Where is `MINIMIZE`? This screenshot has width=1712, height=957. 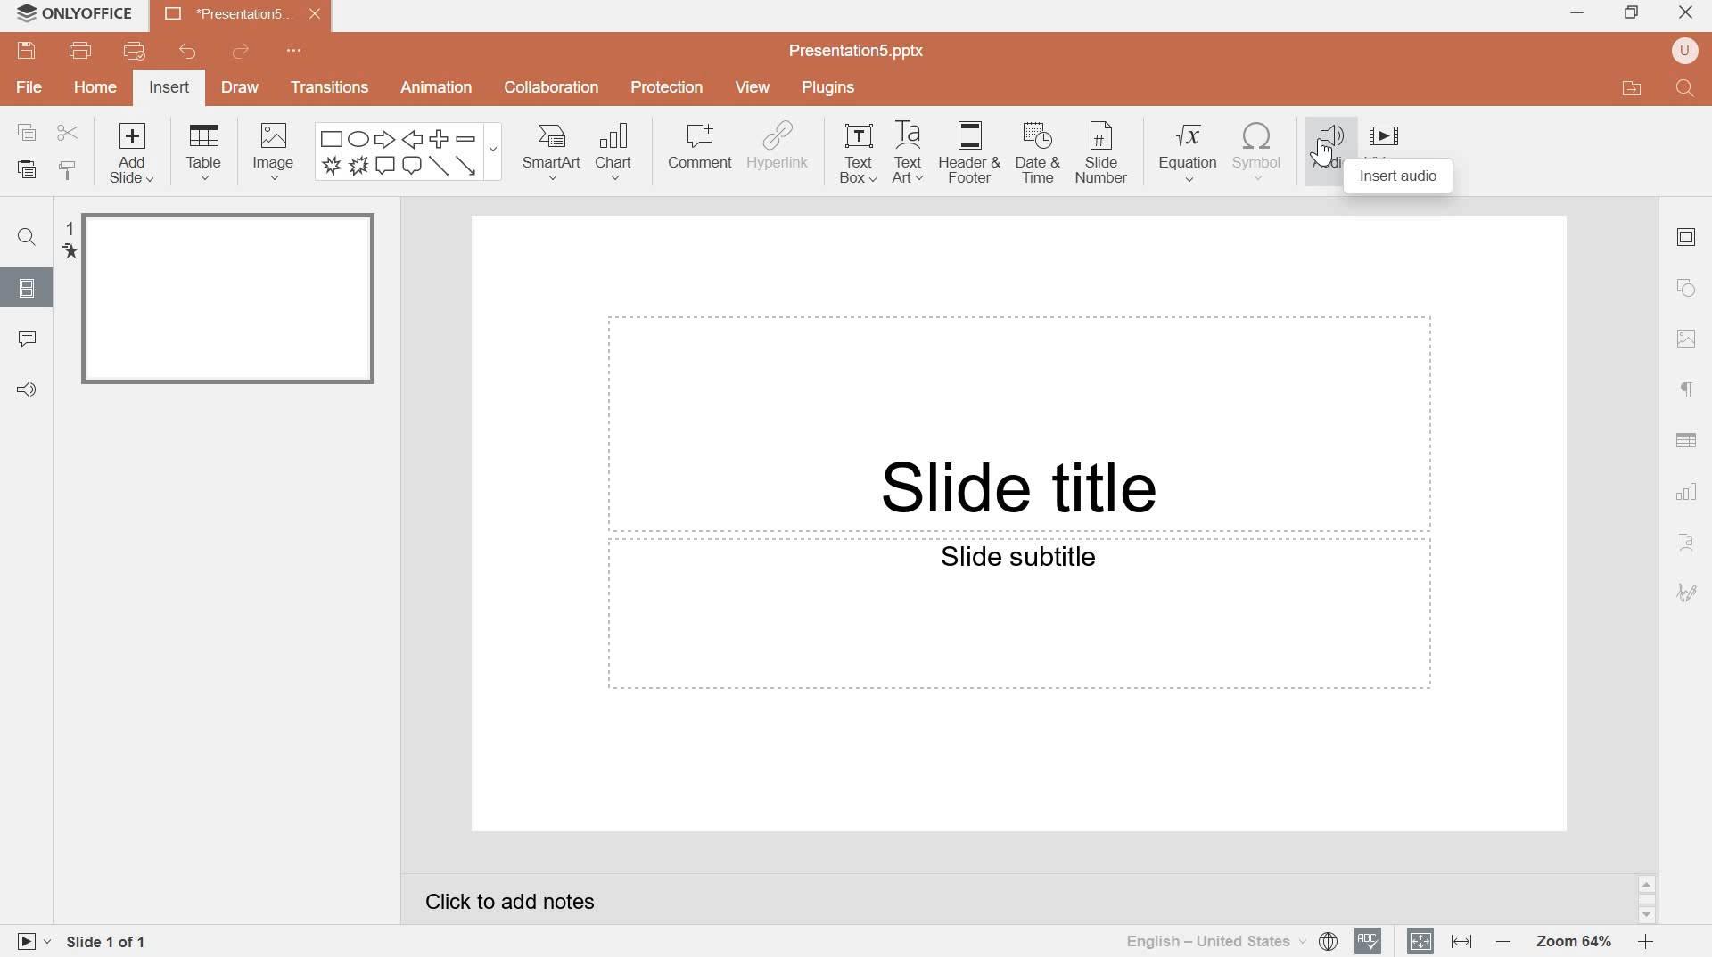
MINIMIZE is located at coordinates (1578, 15).